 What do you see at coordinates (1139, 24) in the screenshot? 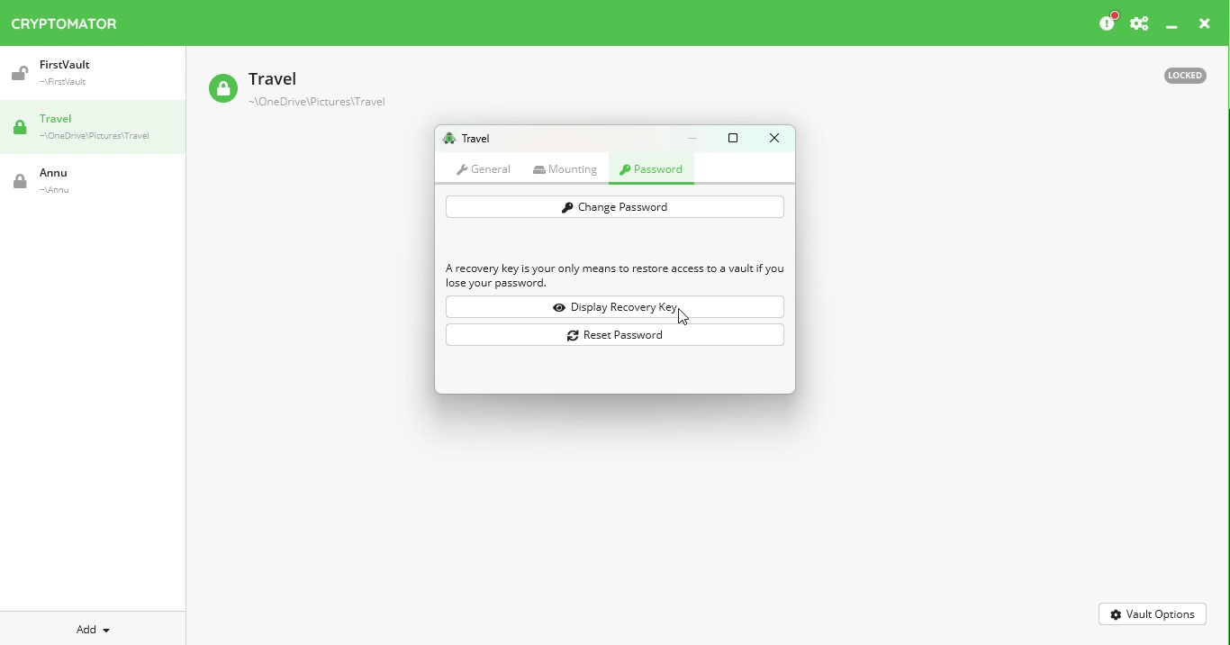
I see `Preferences` at bounding box center [1139, 24].